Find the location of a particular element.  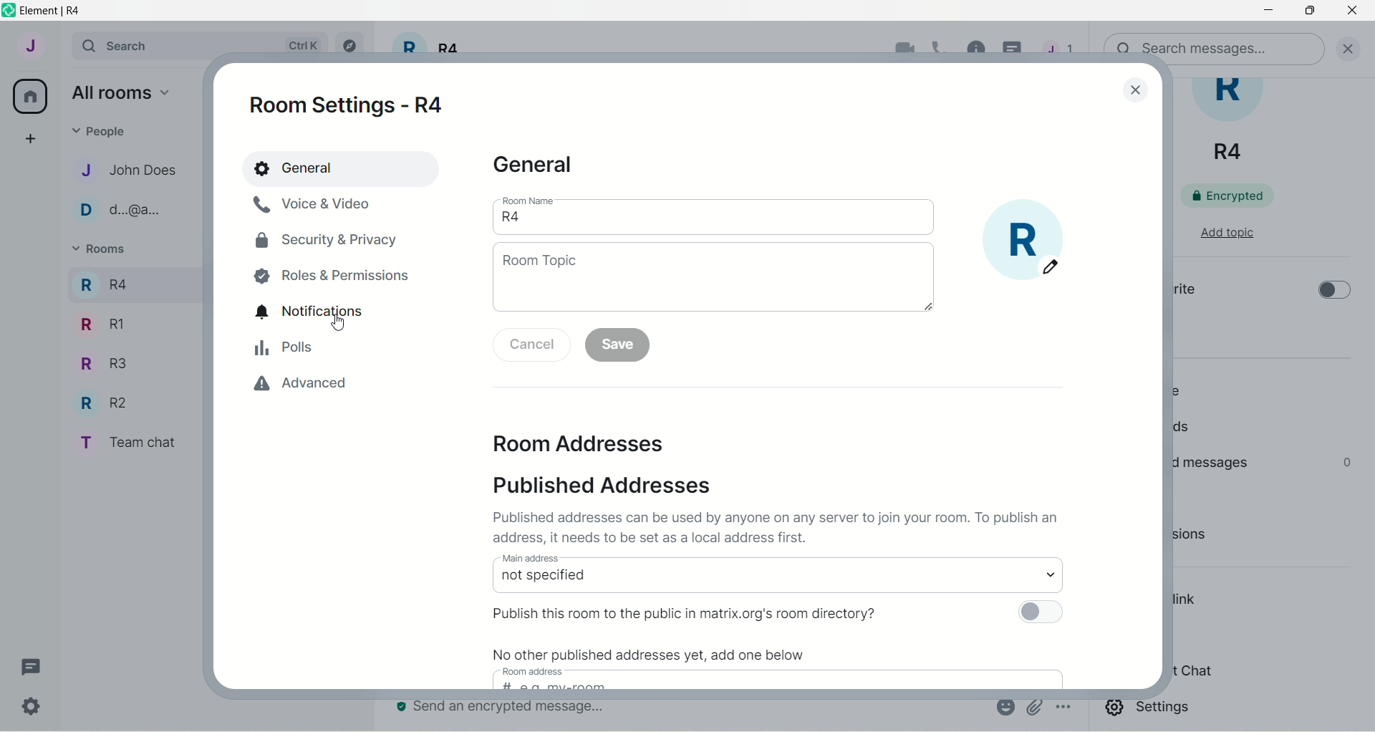

Publish this room to the public in matrix.org's room directory? is located at coordinates (675, 615).